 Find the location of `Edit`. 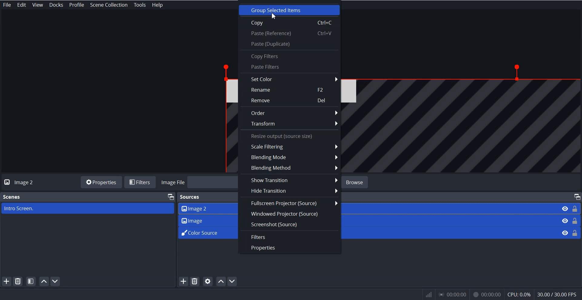

Edit is located at coordinates (22, 5).